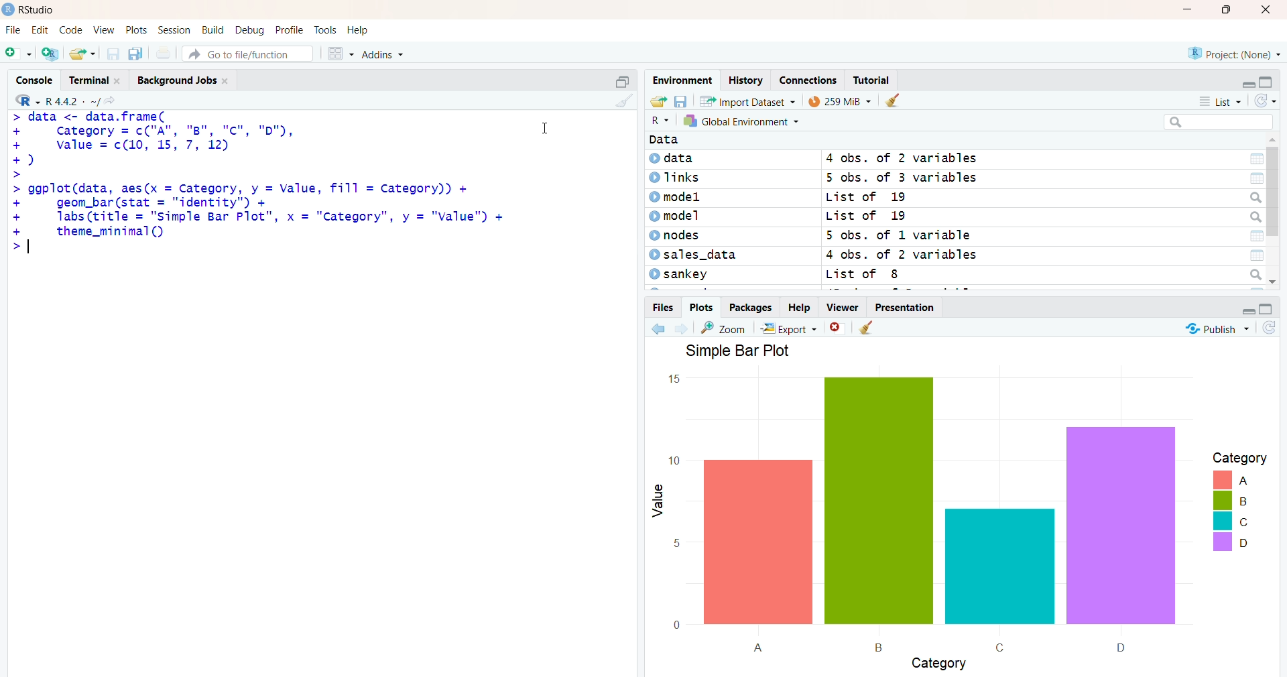 The width and height of the screenshot is (1287, 677). Describe the element at coordinates (661, 121) in the screenshot. I see `R language` at that location.